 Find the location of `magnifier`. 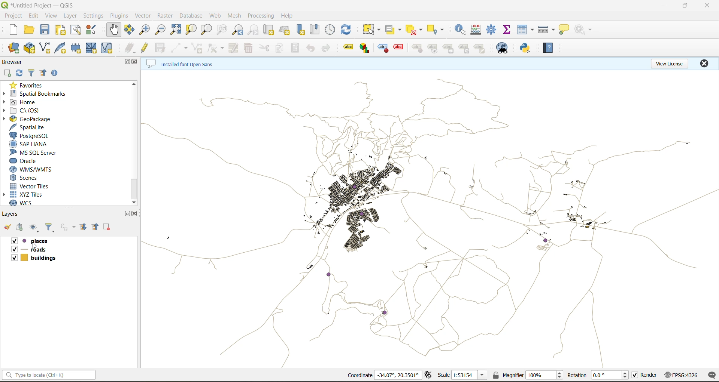

magnifier is located at coordinates (528, 375).